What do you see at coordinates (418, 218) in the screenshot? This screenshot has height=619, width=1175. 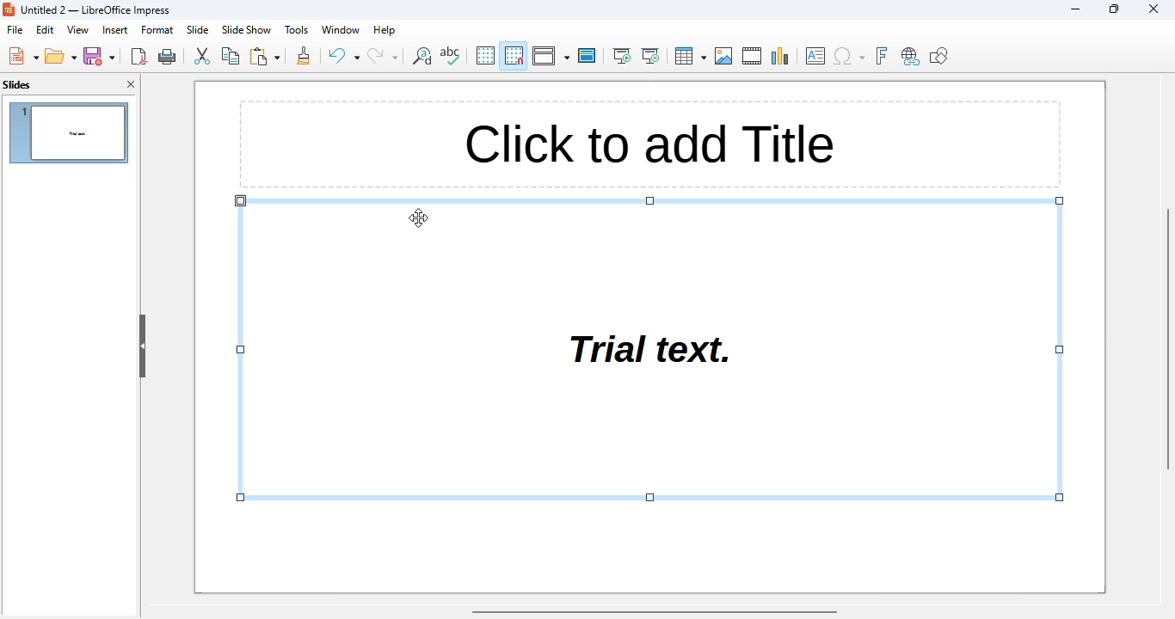 I see `cursor` at bounding box center [418, 218].